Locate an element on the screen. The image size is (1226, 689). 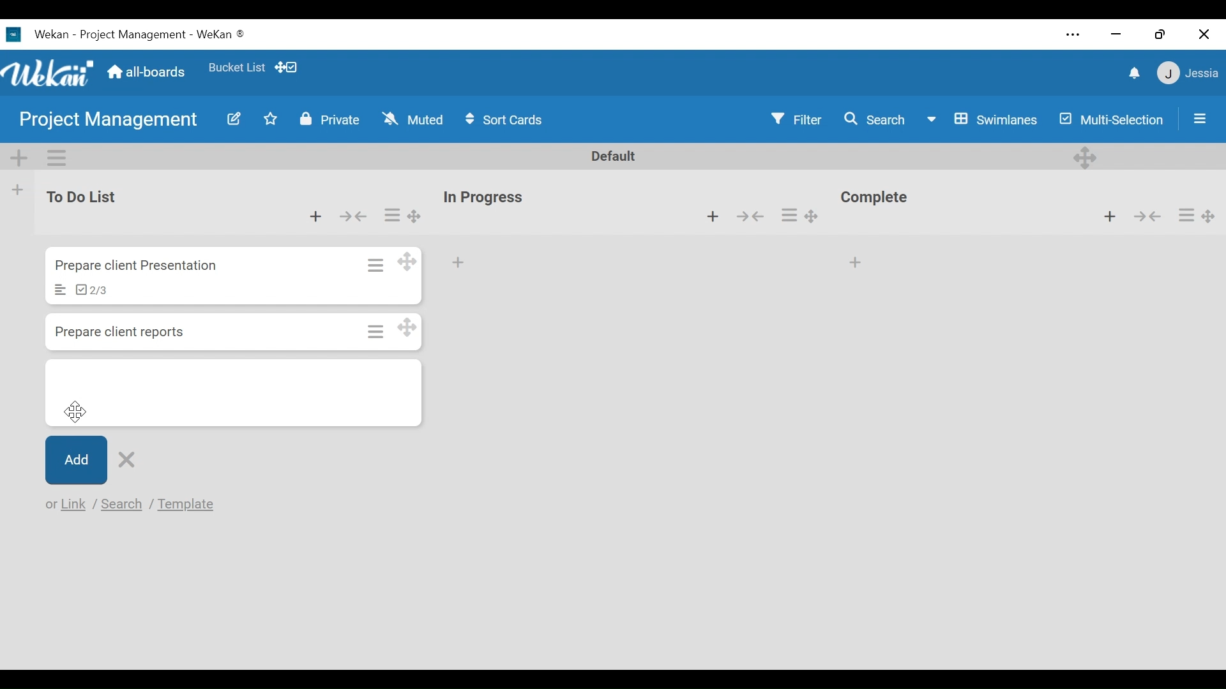
more is located at coordinates (1070, 34).